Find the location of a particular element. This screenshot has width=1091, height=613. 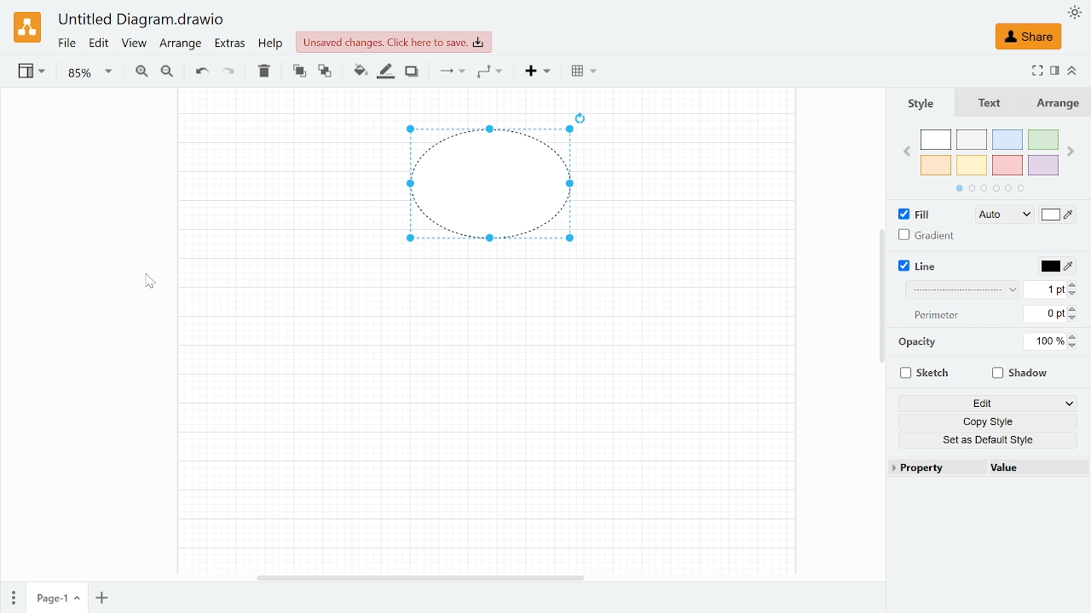

File is located at coordinates (66, 43).